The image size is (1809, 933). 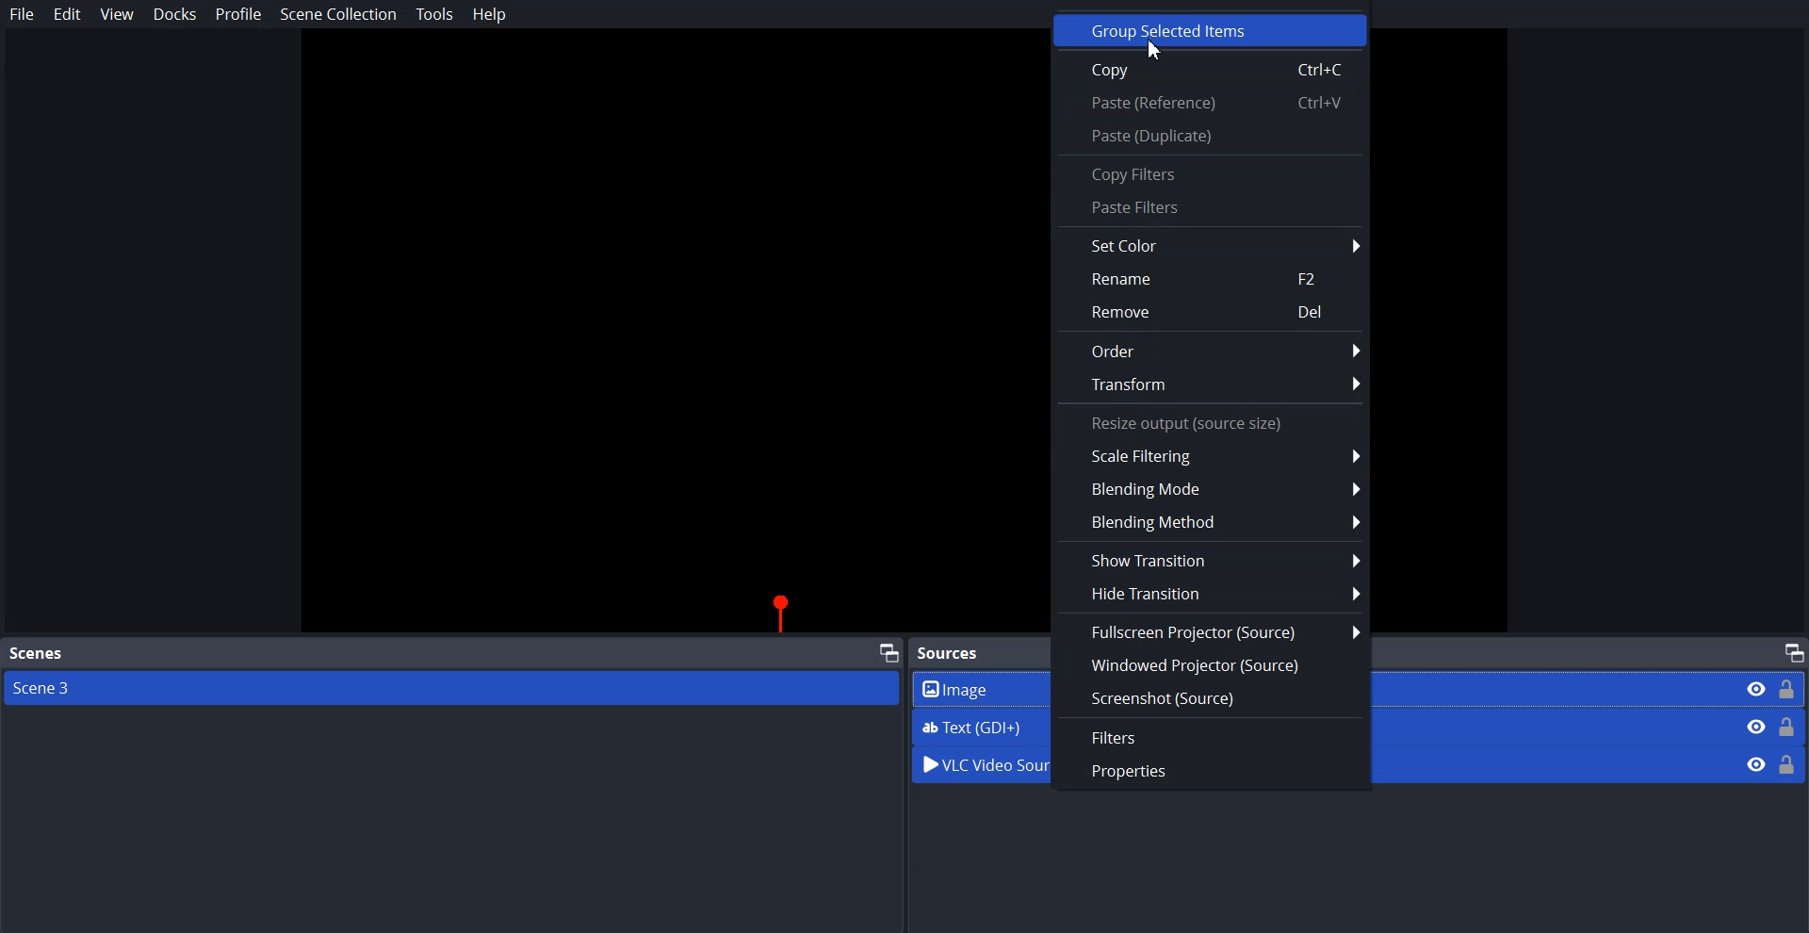 I want to click on Tools, so click(x=435, y=14).